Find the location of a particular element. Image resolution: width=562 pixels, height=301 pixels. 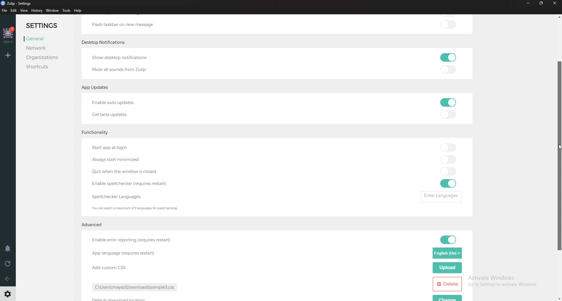

Desktop notifications is located at coordinates (105, 43).